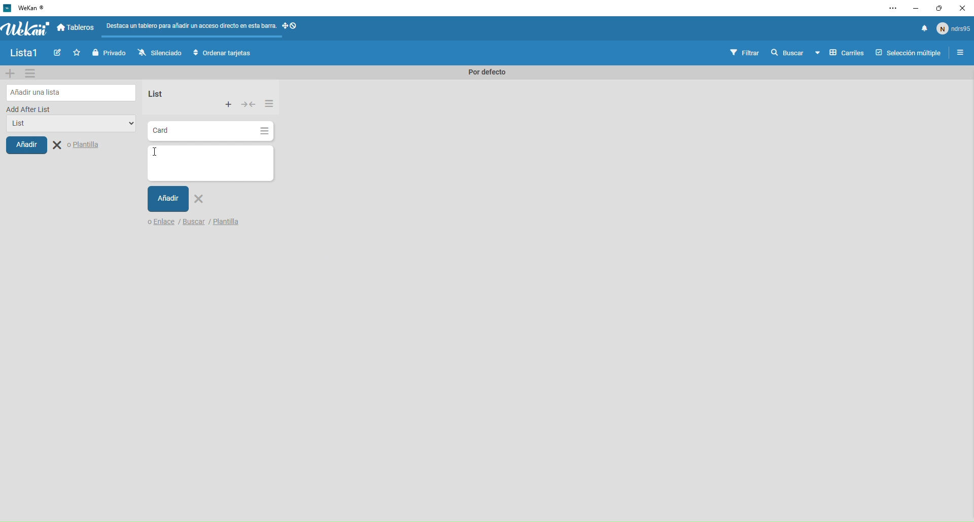 This screenshot has width=974, height=522. I want to click on Multiple Selection, so click(910, 54).